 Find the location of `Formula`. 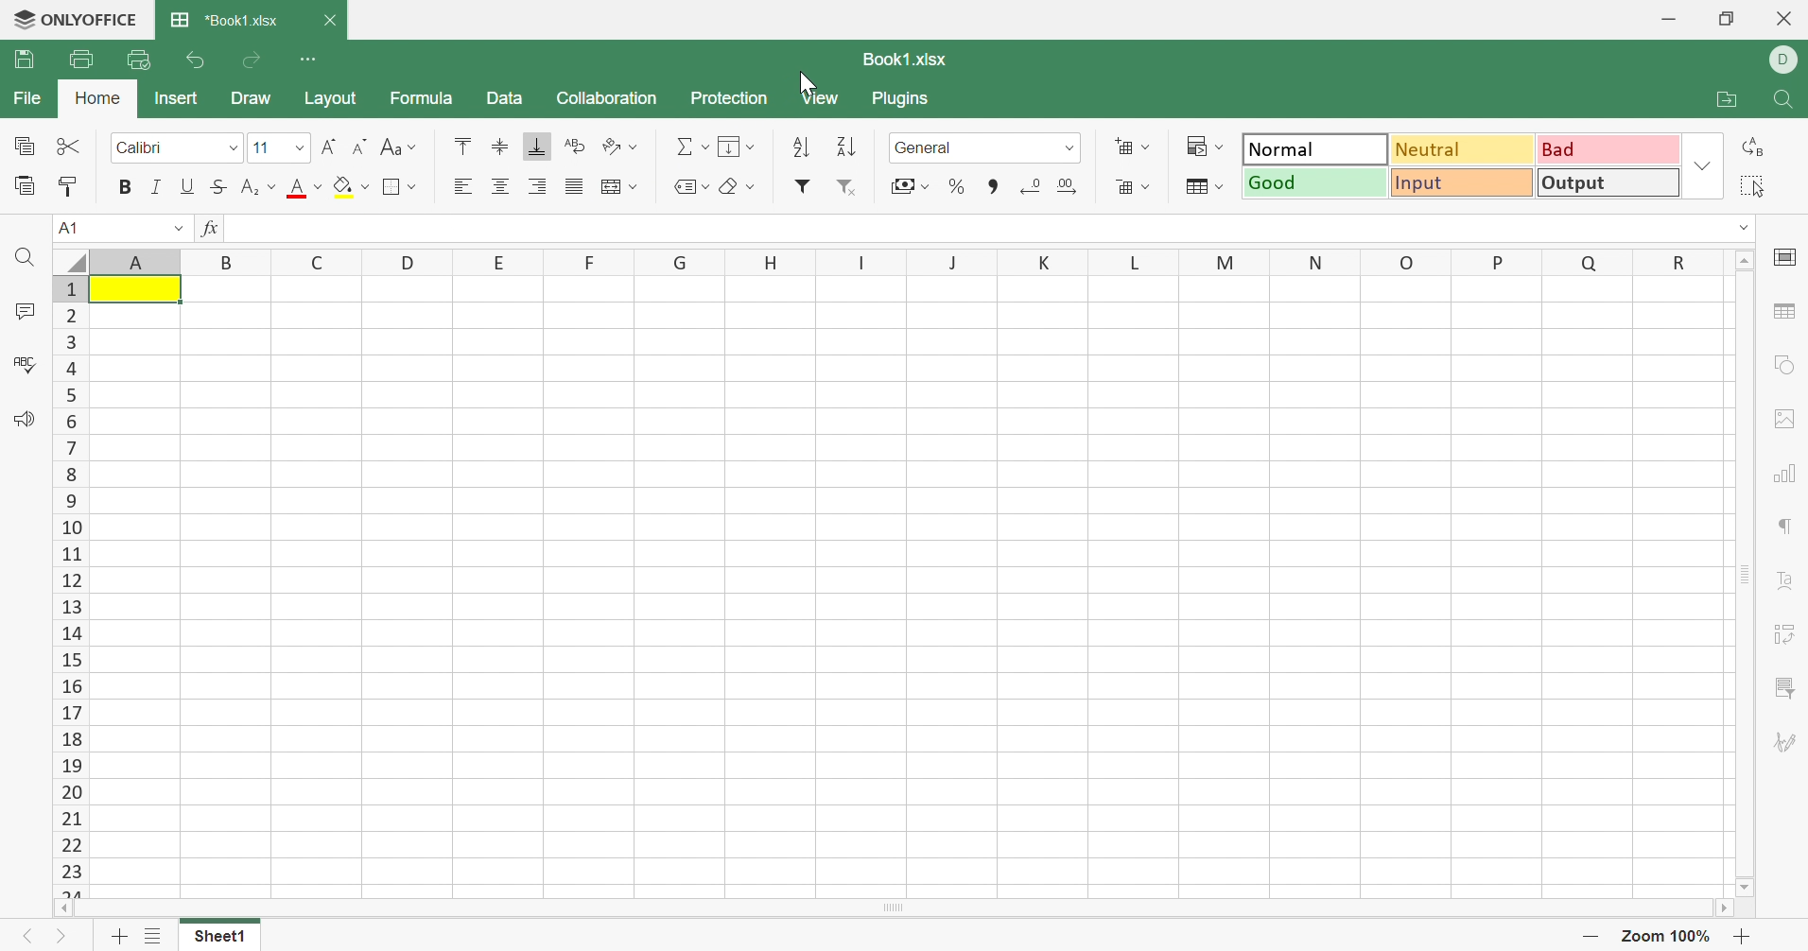

Formula is located at coordinates (423, 96).